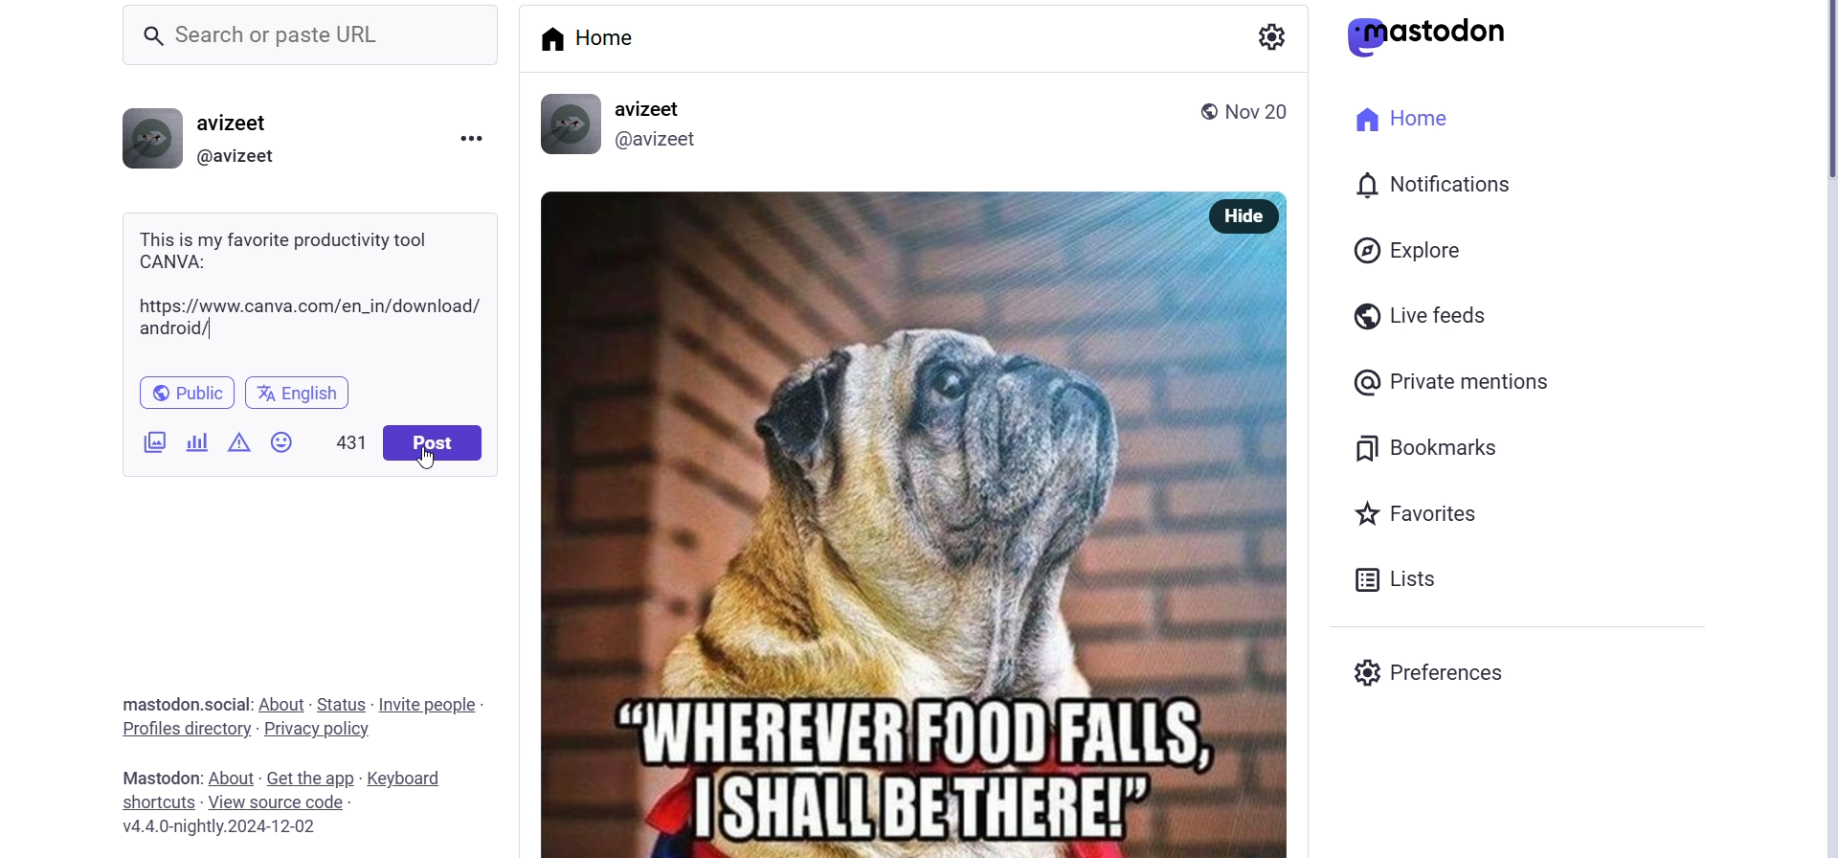  Describe the element at coordinates (350, 440) in the screenshot. I see `431` at that location.